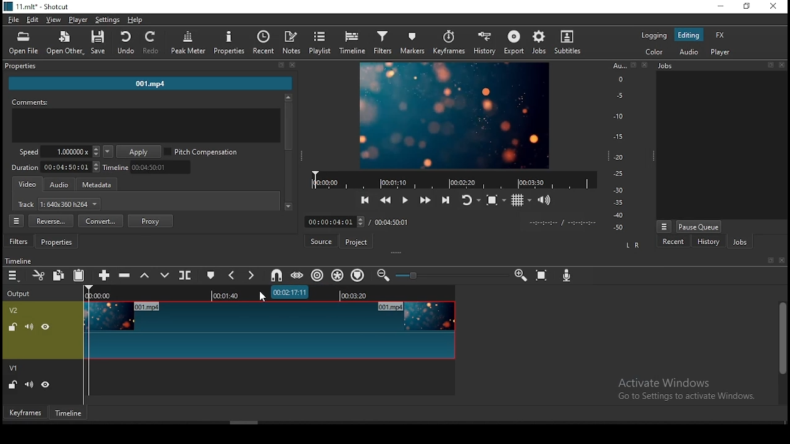  Describe the element at coordinates (543, 273) in the screenshot. I see `zoom timeline to fit` at that location.